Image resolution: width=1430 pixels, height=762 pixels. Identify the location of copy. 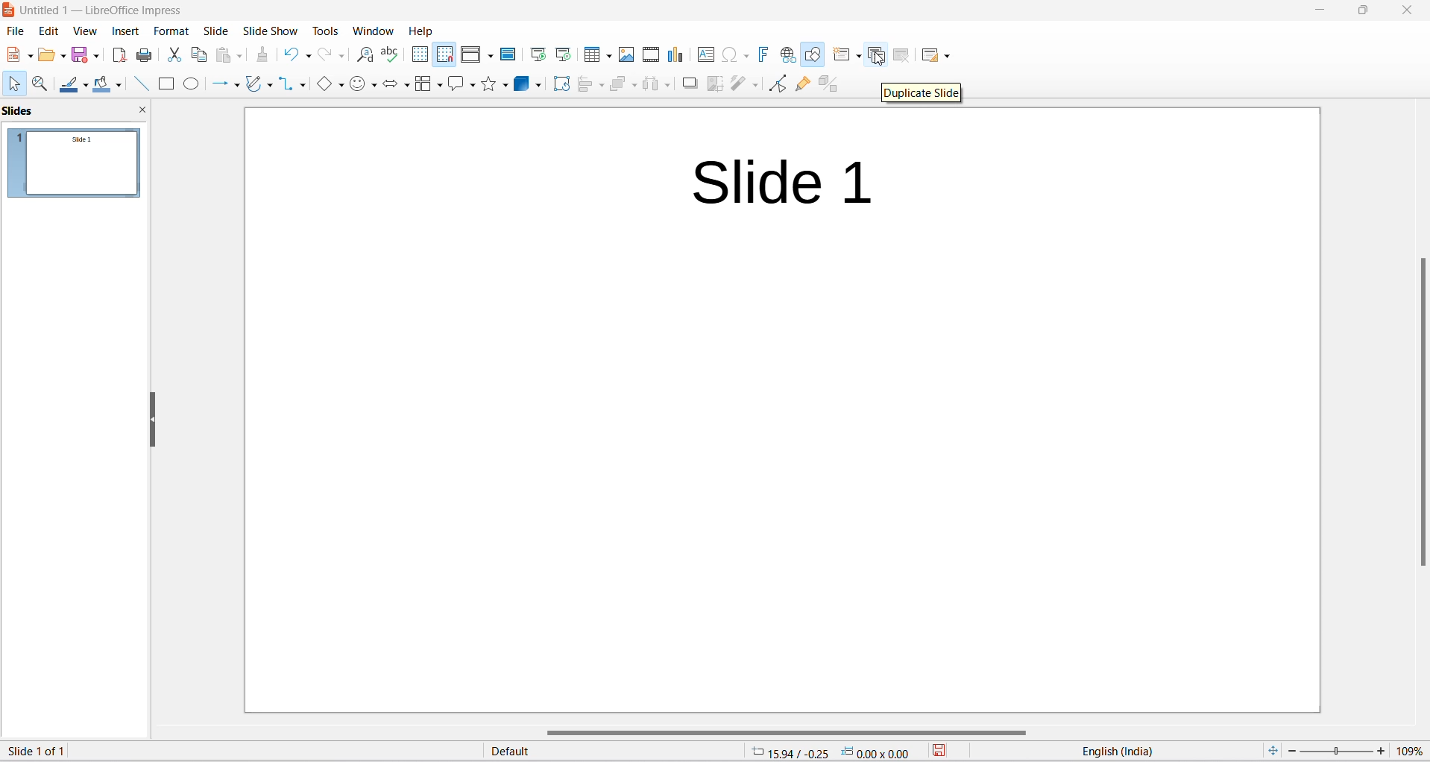
(200, 56).